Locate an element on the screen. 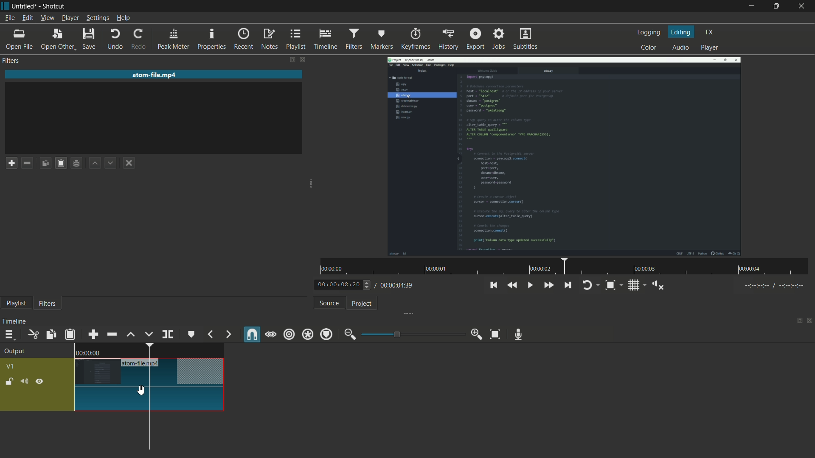 The height and width of the screenshot is (458, 815). keyframes is located at coordinates (416, 38).